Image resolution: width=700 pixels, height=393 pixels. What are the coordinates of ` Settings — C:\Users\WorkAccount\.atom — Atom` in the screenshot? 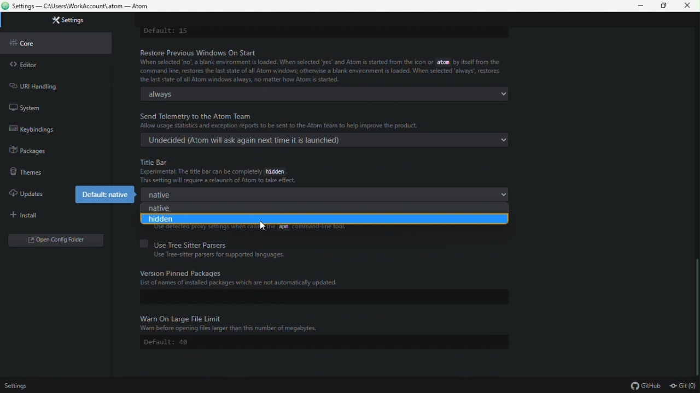 It's located at (82, 7).